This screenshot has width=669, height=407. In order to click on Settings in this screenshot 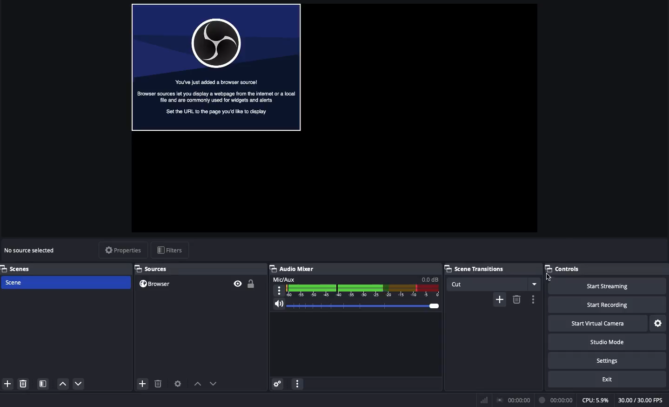, I will do `click(658, 323)`.